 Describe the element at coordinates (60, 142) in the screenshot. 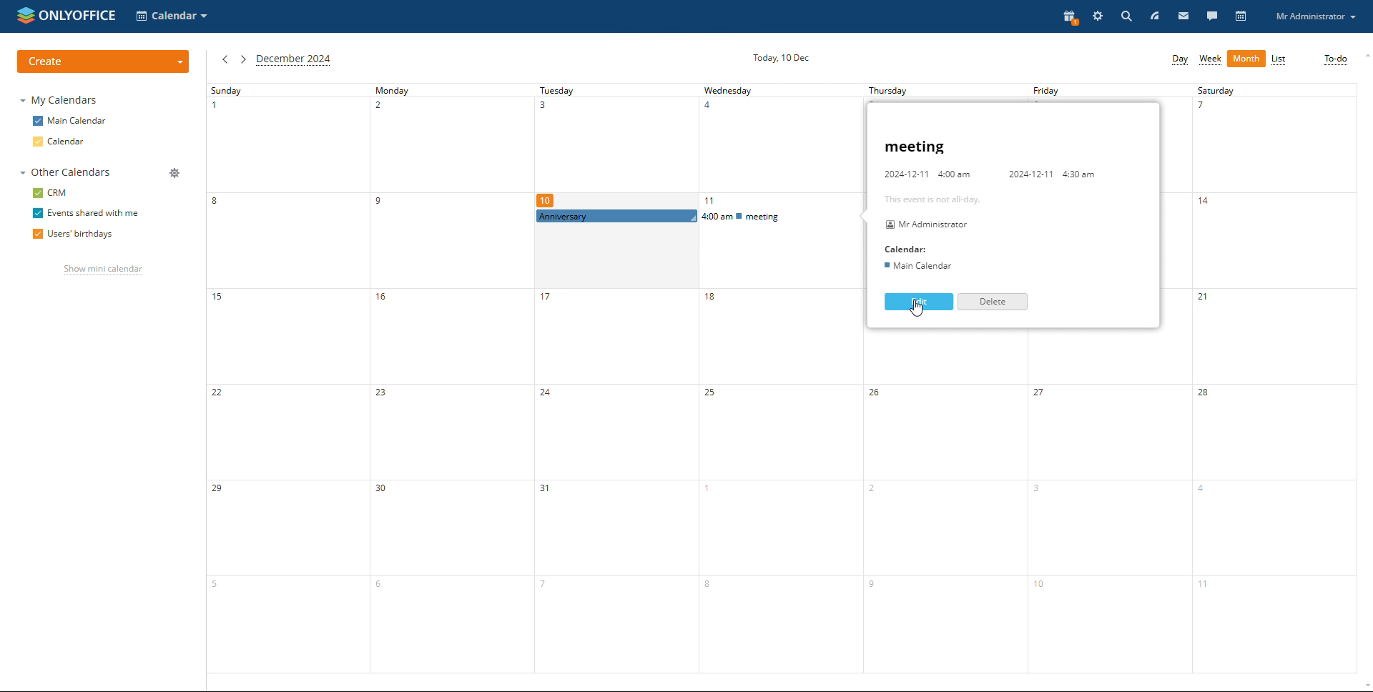

I see `calendar` at that location.